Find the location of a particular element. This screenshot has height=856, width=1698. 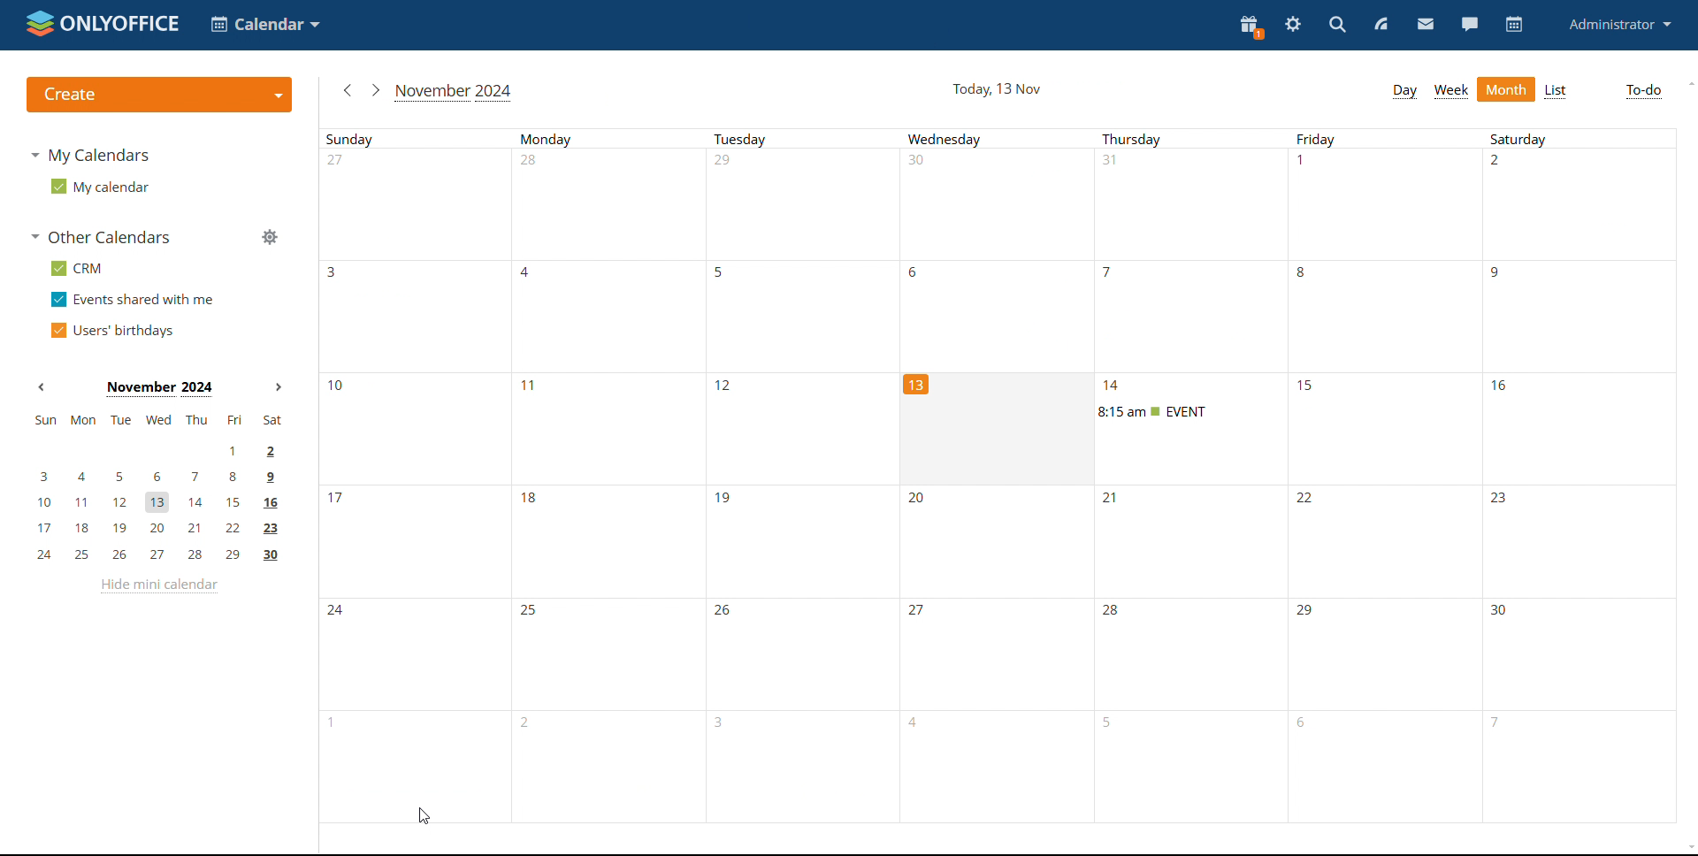

unallocated time slots is located at coordinates (1005, 656).